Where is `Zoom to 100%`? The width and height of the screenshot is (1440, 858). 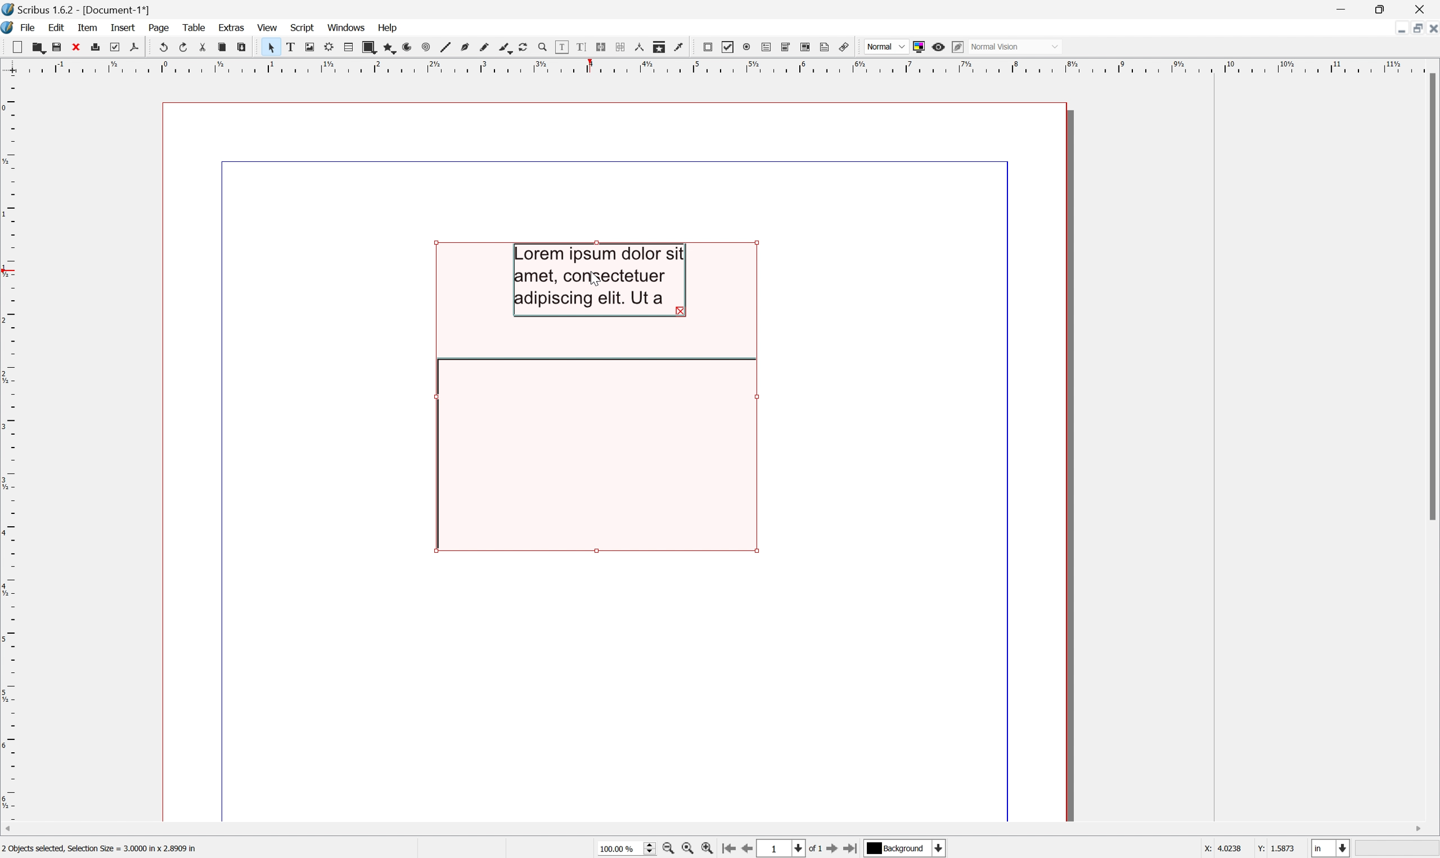 Zoom to 100% is located at coordinates (691, 849).